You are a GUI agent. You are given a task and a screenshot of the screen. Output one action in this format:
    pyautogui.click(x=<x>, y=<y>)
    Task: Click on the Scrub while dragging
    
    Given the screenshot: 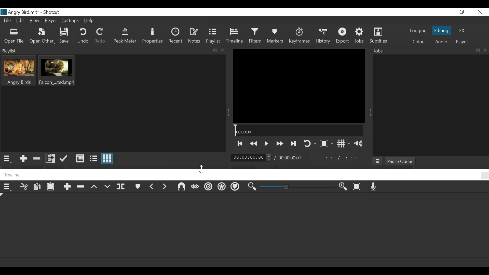 What is the action you would take?
    pyautogui.click(x=195, y=188)
    